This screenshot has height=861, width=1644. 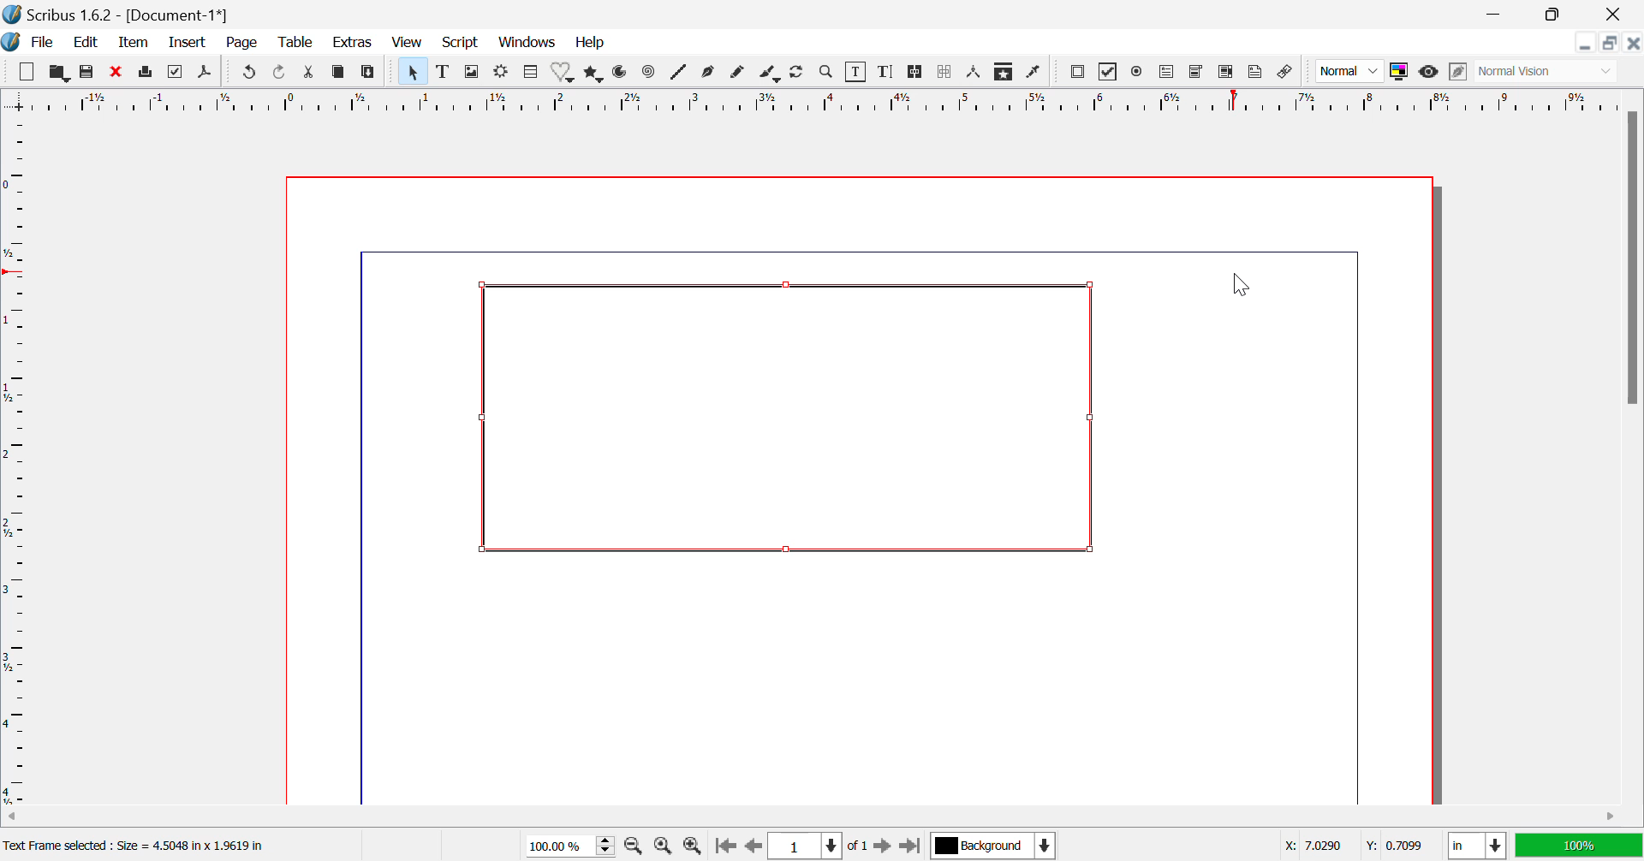 What do you see at coordinates (527, 43) in the screenshot?
I see `Windows` at bounding box center [527, 43].